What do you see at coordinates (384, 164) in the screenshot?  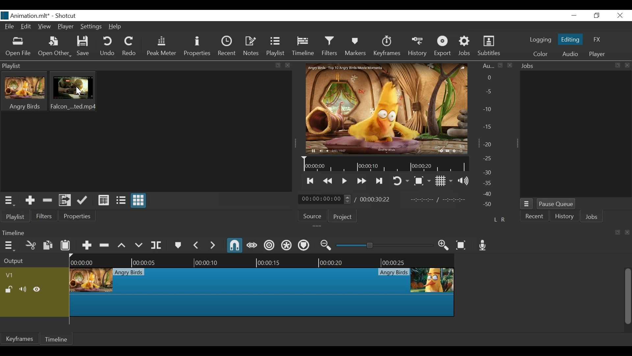 I see `Timeline` at bounding box center [384, 164].